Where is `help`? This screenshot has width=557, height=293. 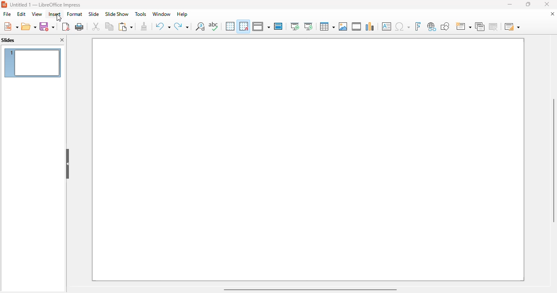 help is located at coordinates (182, 14).